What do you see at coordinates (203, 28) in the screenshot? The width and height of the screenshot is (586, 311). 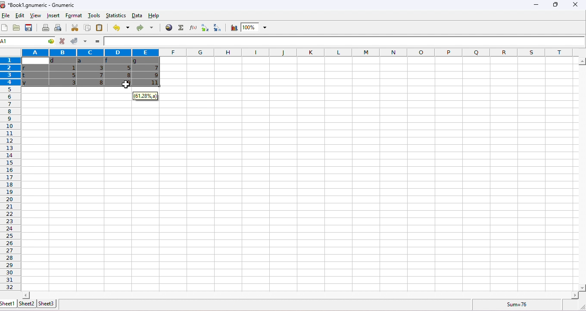 I see `sort ascending` at bounding box center [203, 28].